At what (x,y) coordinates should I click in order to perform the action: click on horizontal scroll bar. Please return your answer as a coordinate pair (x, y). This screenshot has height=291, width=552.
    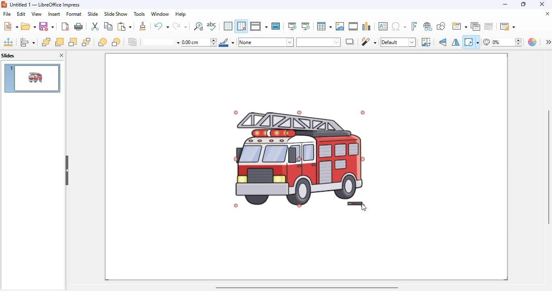
    Looking at the image, I should click on (307, 288).